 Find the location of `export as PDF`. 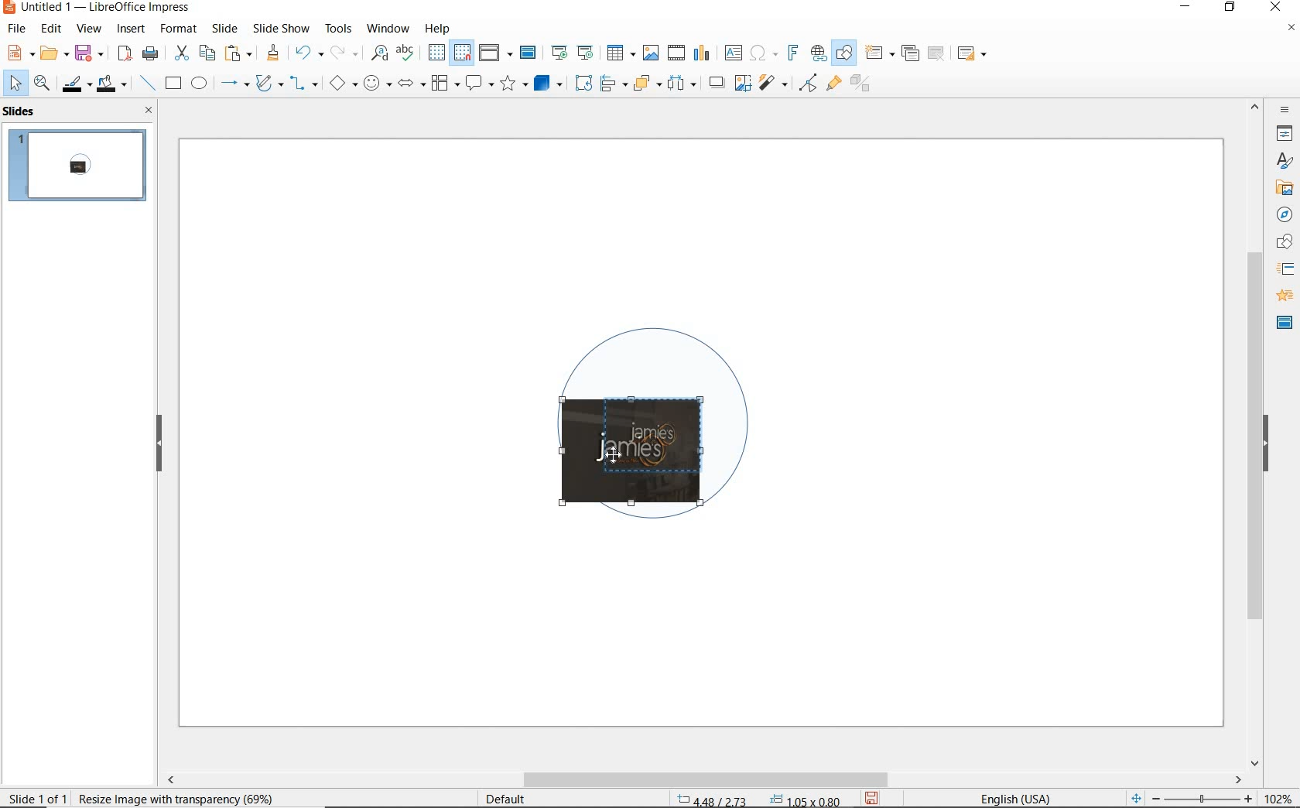

export as PDF is located at coordinates (125, 54).